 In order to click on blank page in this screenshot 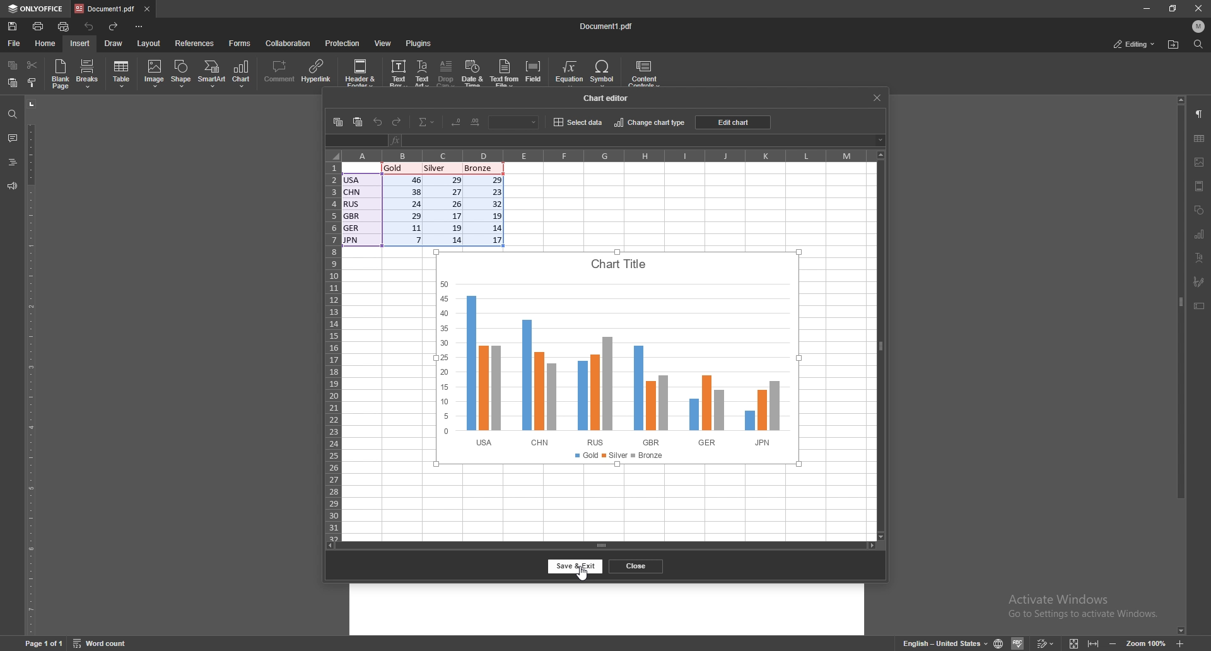, I will do `click(62, 74)`.